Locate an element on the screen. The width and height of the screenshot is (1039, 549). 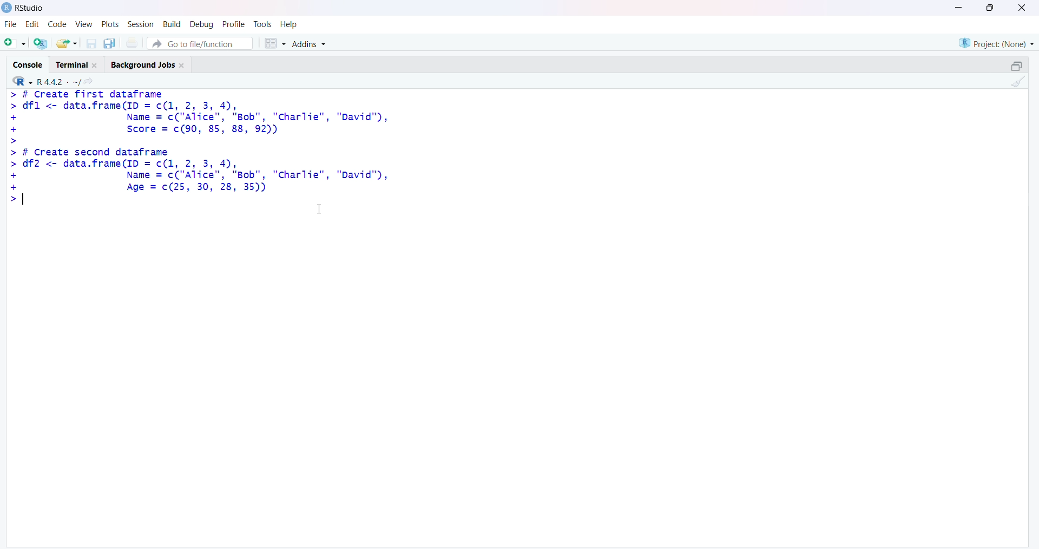
file is located at coordinates (12, 24).